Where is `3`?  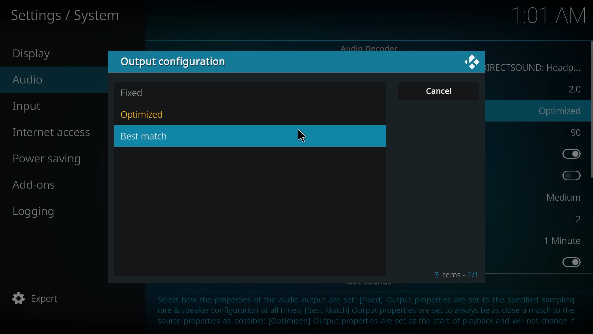
3 is located at coordinates (456, 274).